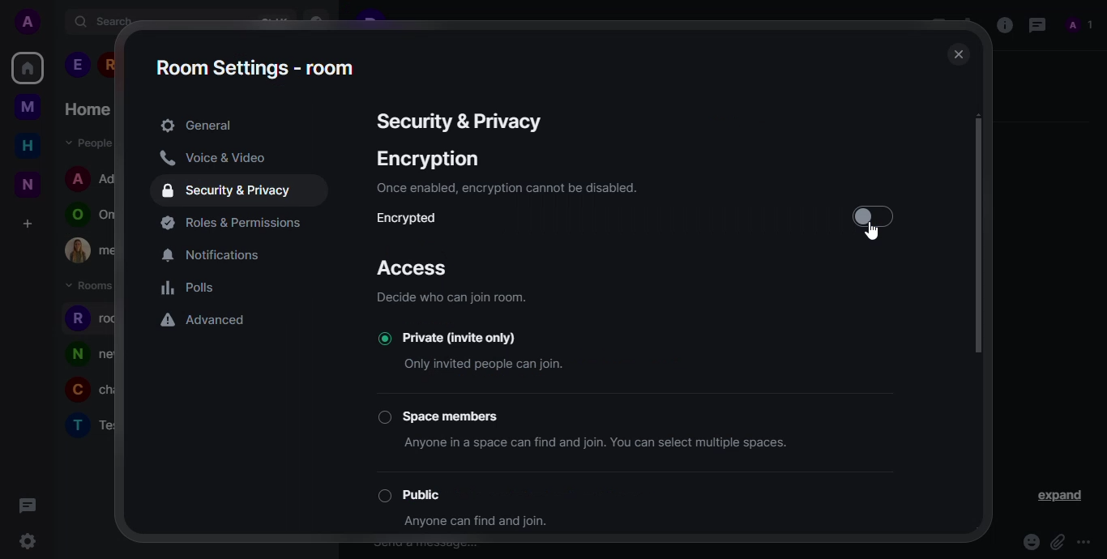 This screenshot has height=559, width=1107. What do you see at coordinates (74, 215) in the screenshot?
I see `profile` at bounding box center [74, 215].